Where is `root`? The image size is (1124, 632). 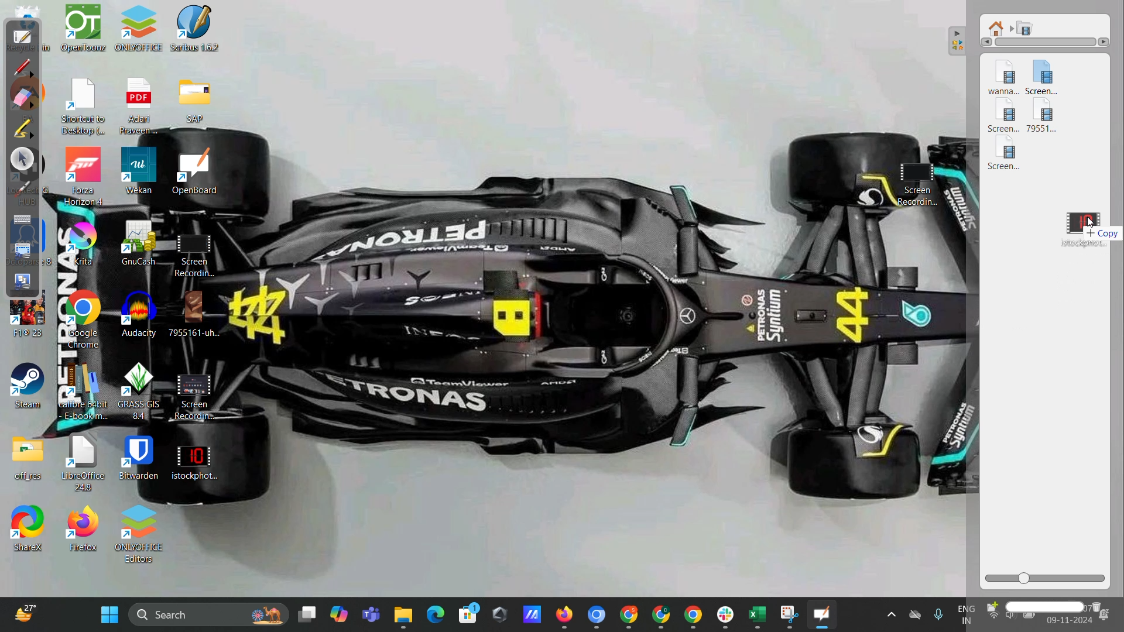
root is located at coordinates (999, 26).